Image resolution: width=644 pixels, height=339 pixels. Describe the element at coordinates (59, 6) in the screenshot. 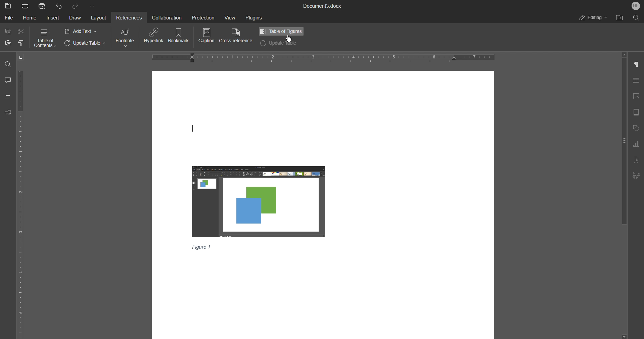

I see `Undo` at that location.